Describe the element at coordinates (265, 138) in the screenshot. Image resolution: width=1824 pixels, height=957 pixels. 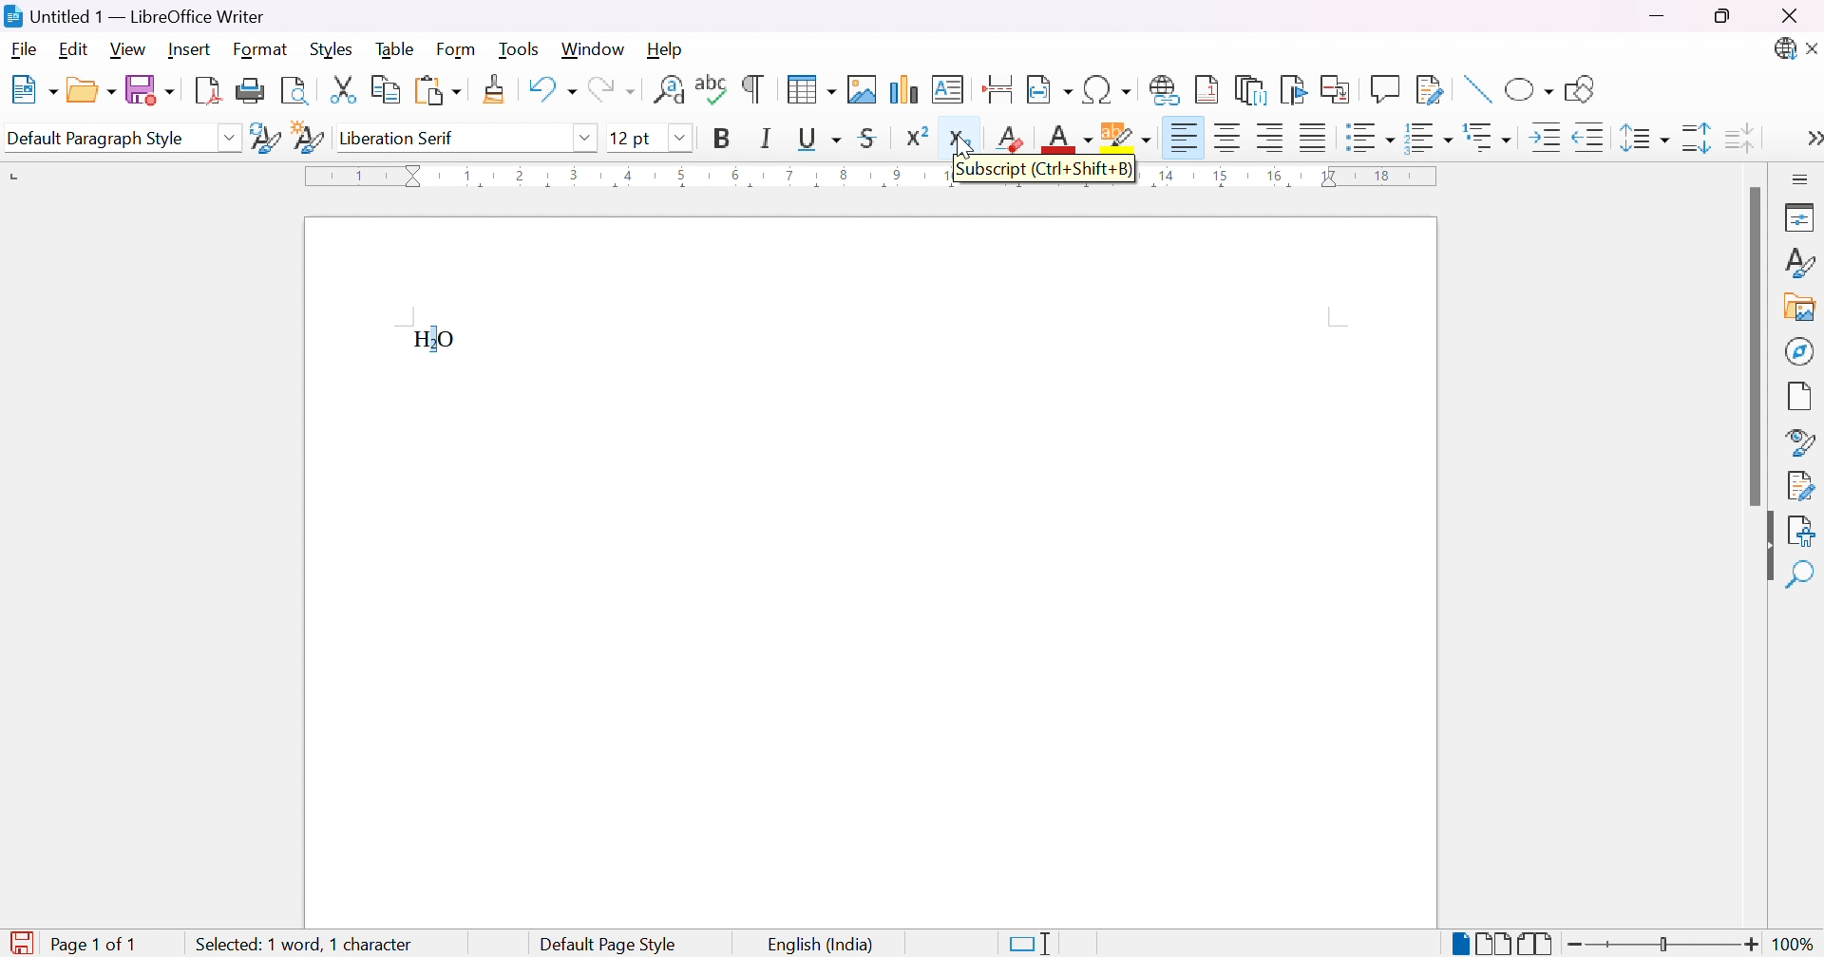
I see `Update selected style` at that location.